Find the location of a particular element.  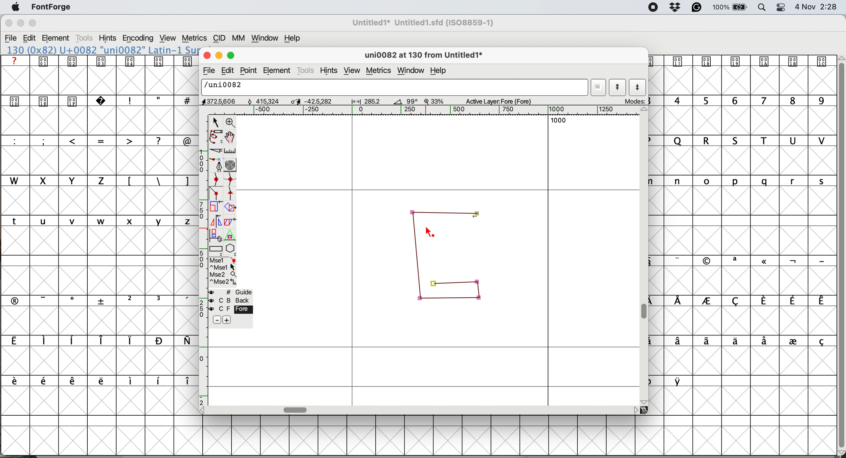

tools is located at coordinates (306, 71).